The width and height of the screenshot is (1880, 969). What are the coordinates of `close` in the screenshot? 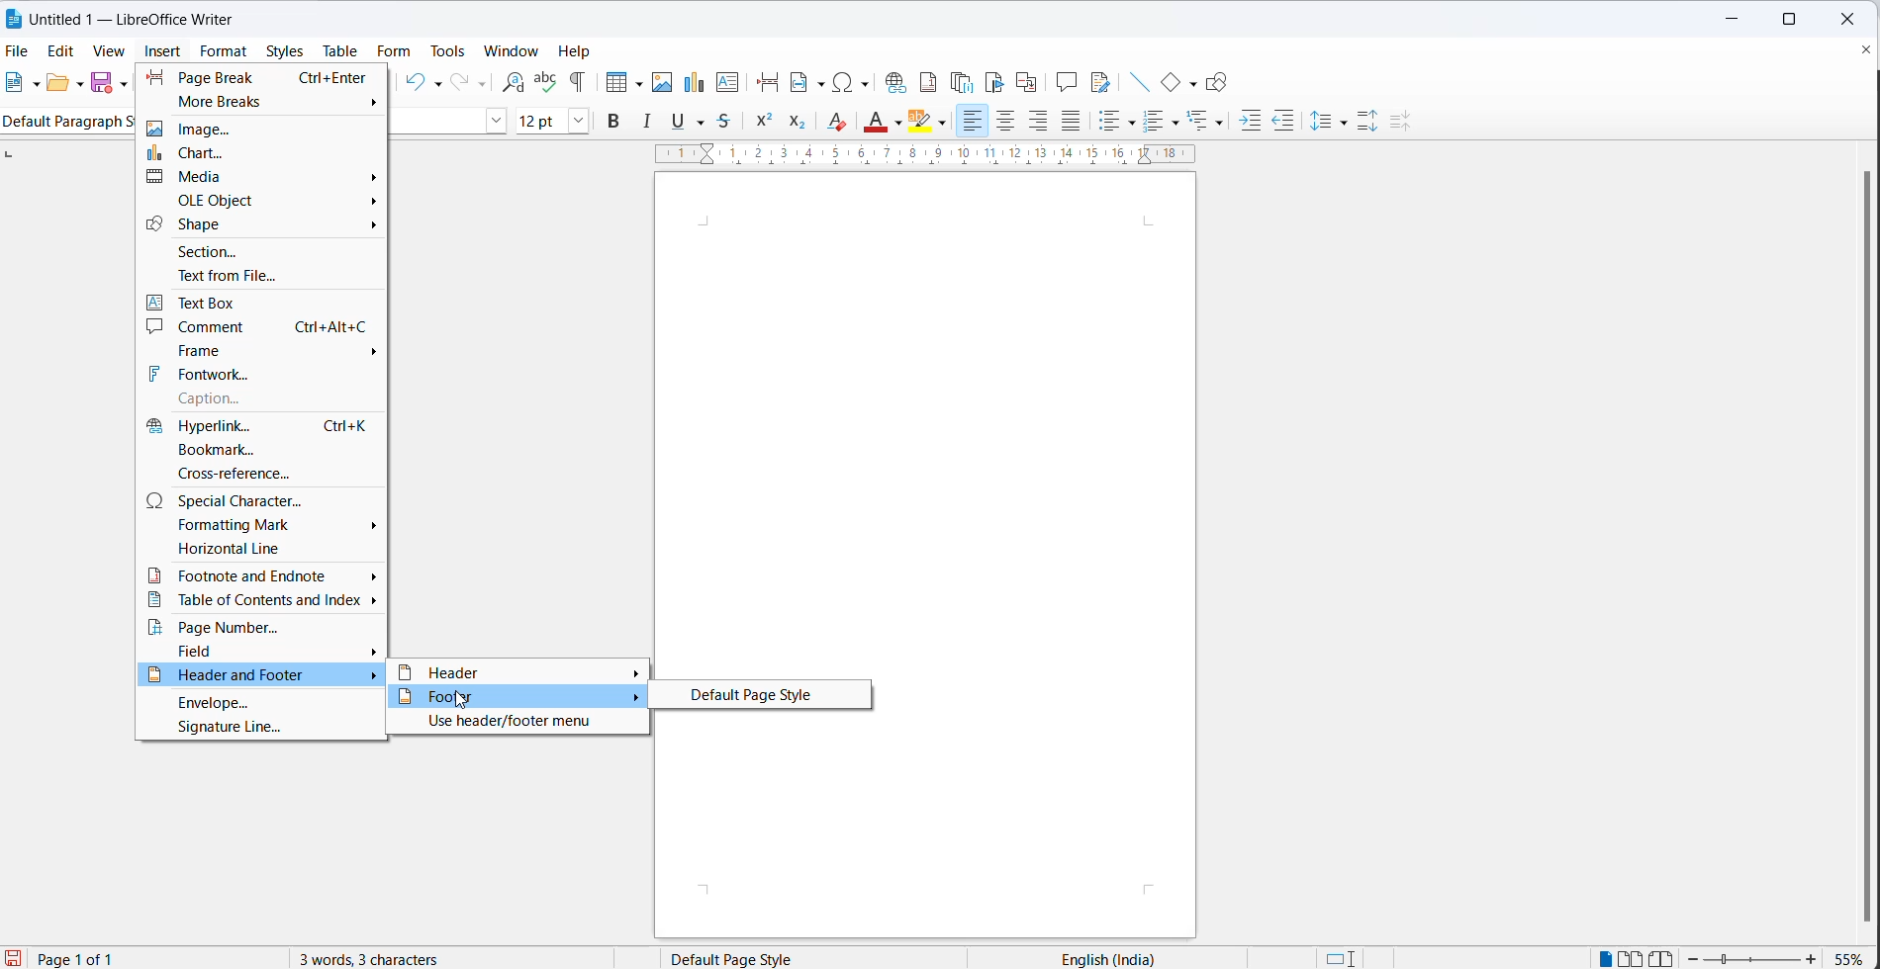 It's located at (1853, 18).